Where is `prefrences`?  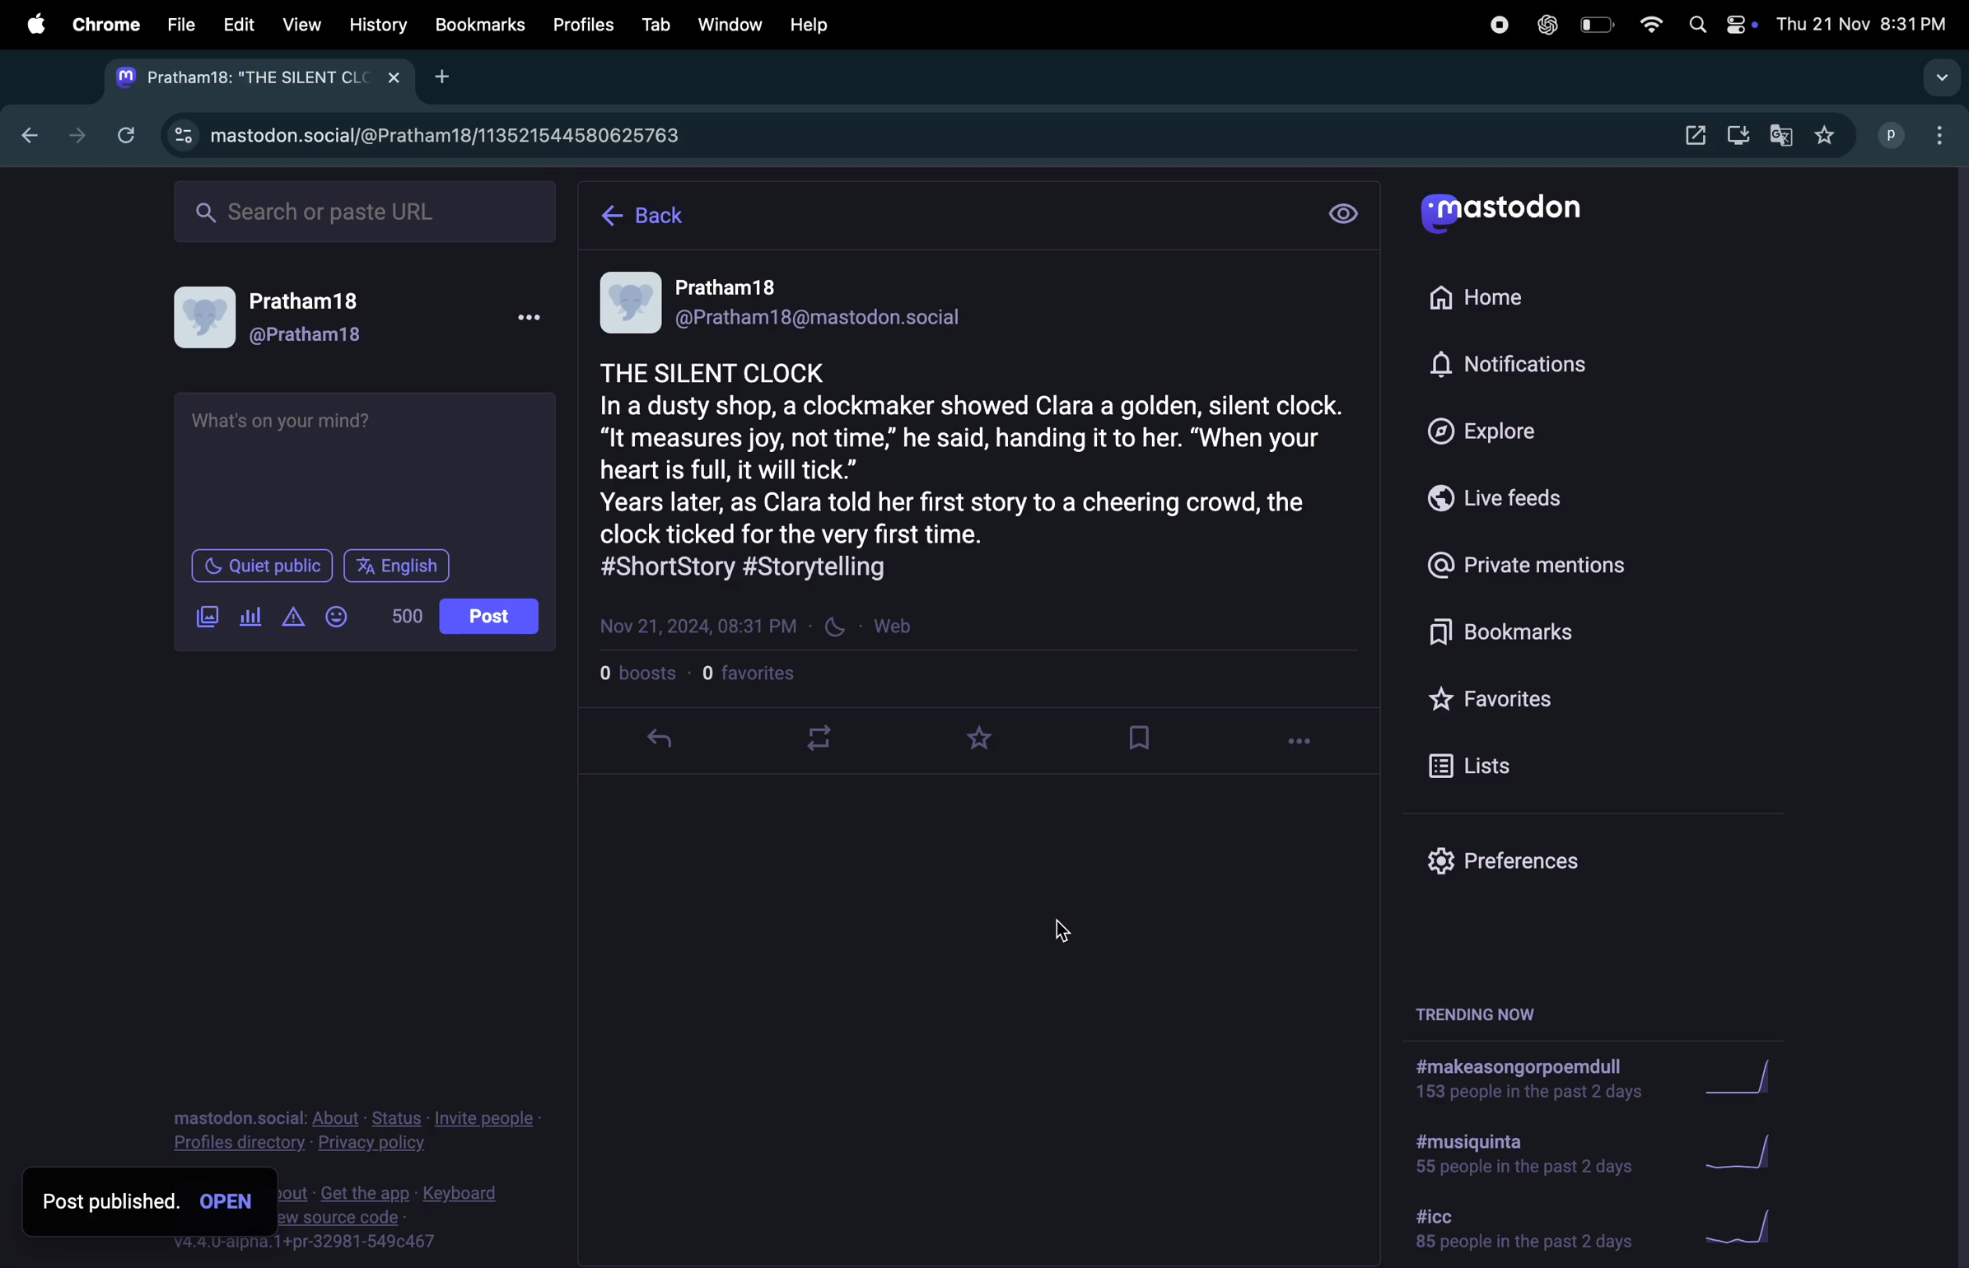
prefrences is located at coordinates (1534, 855).